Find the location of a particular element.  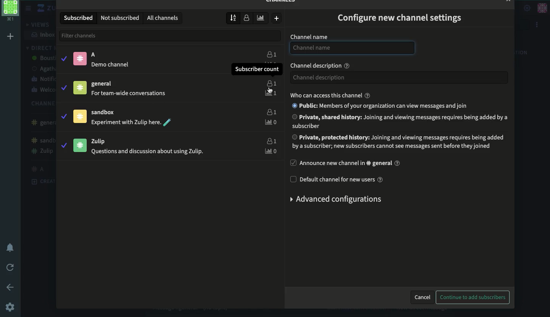

advanced configurations is located at coordinates (339, 200).